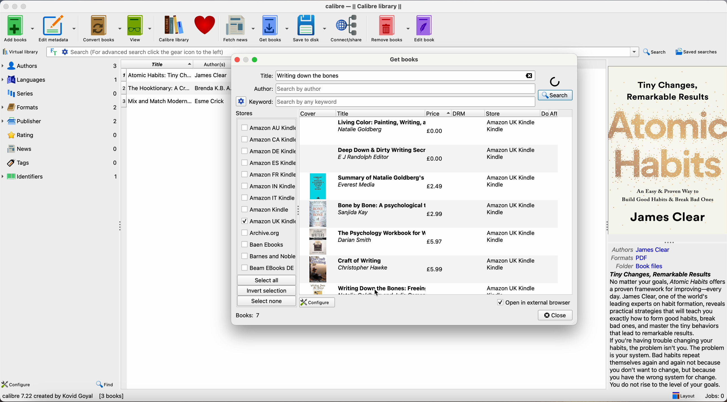 Image resolution: width=727 pixels, height=402 pixels. Describe the element at coordinates (157, 64) in the screenshot. I see `title` at that location.